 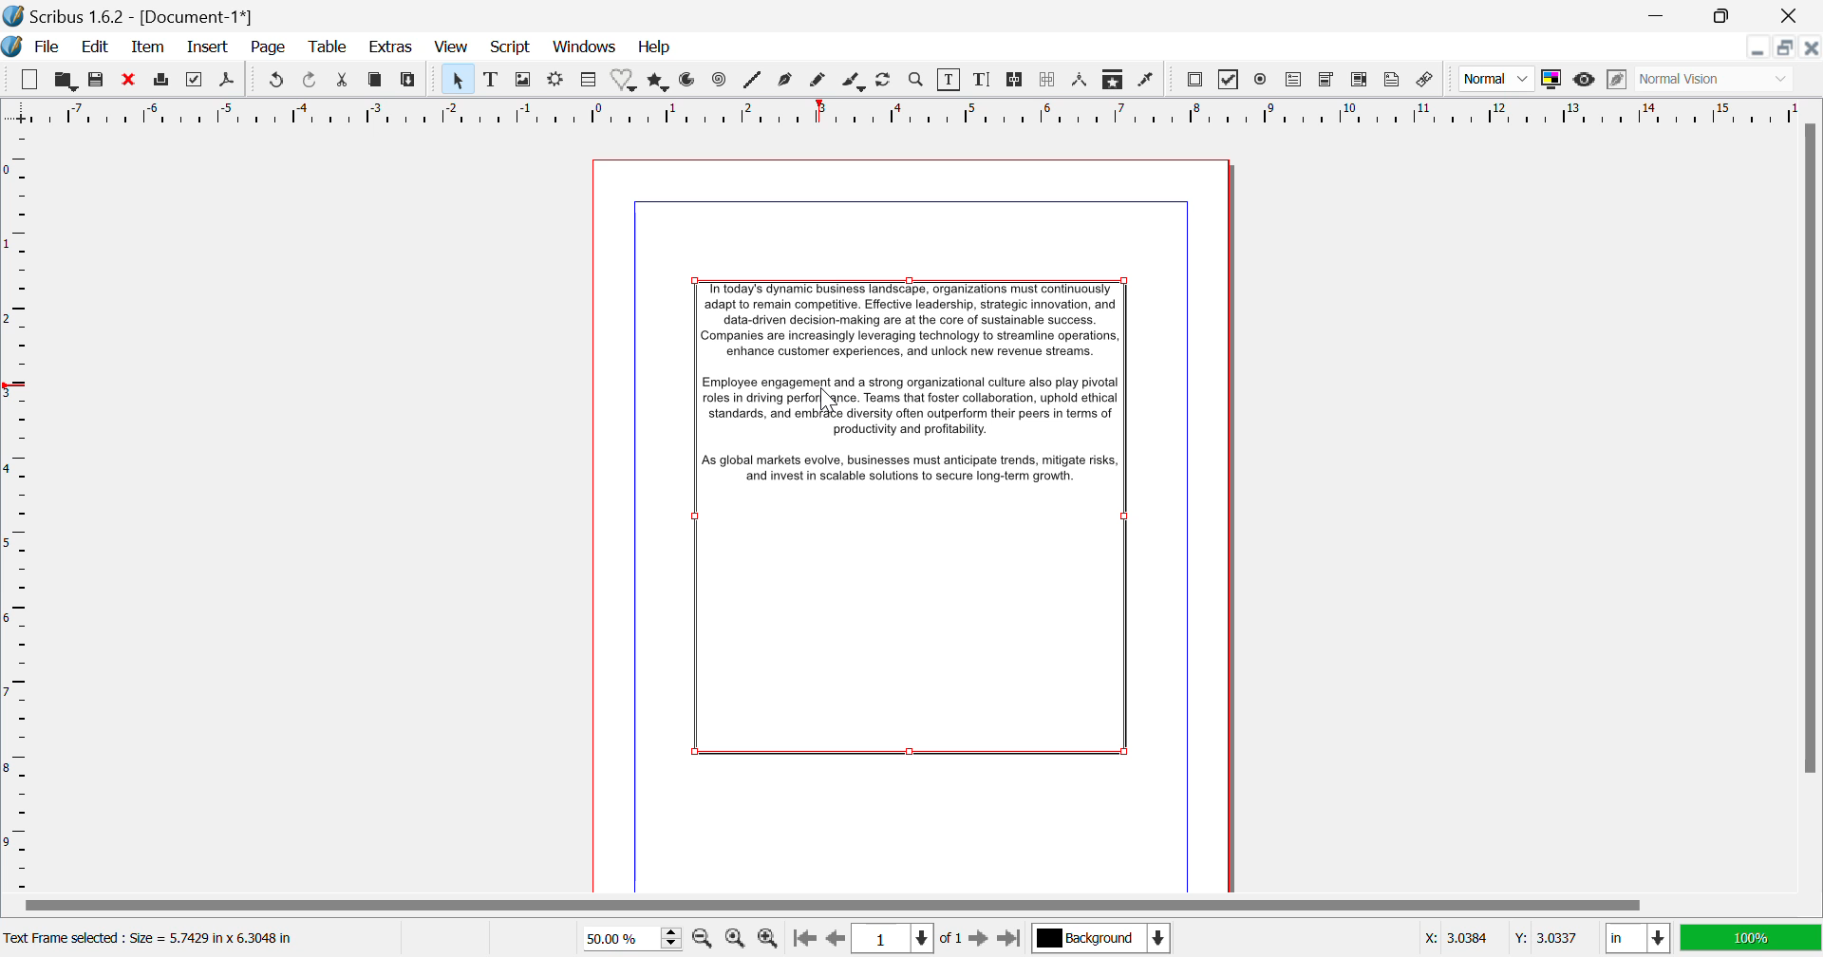 I want to click on View, so click(x=449, y=47).